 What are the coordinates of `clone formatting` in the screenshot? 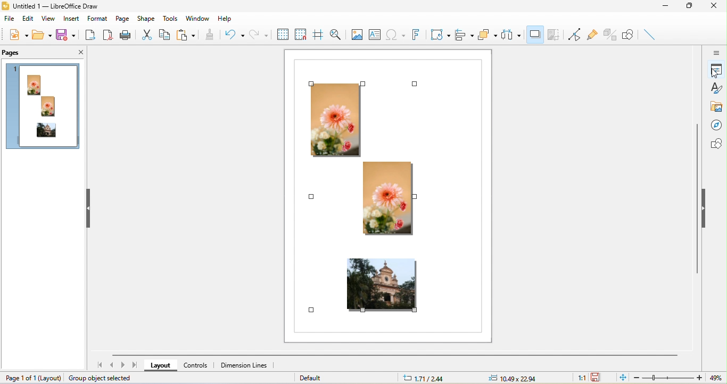 It's located at (210, 35).